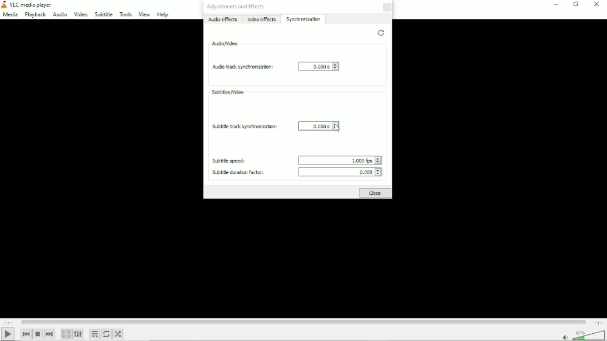 Image resolution: width=607 pixels, height=341 pixels. What do you see at coordinates (243, 127) in the screenshot?
I see `Subtitle track synchronization` at bounding box center [243, 127].